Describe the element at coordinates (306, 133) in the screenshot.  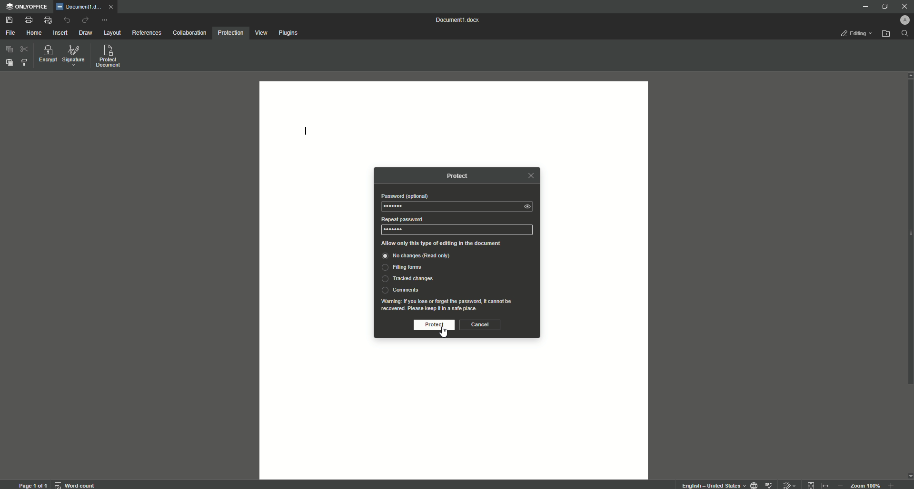
I see `Text line` at that location.